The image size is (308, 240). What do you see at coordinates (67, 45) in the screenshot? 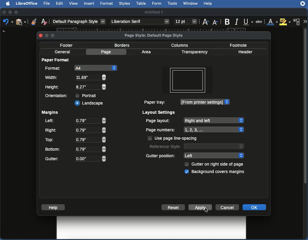
I see `Footer` at bounding box center [67, 45].